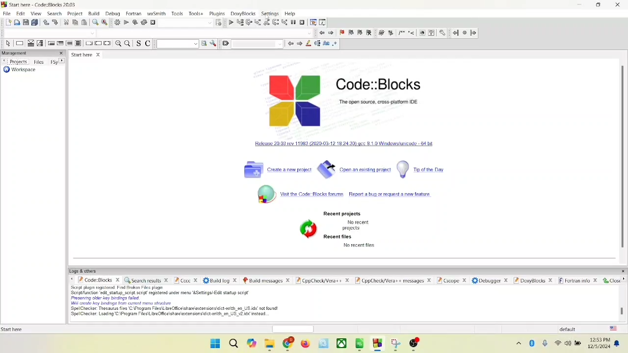 The height and width of the screenshot is (353, 628). Describe the element at coordinates (360, 32) in the screenshot. I see `next bookmark` at that location.